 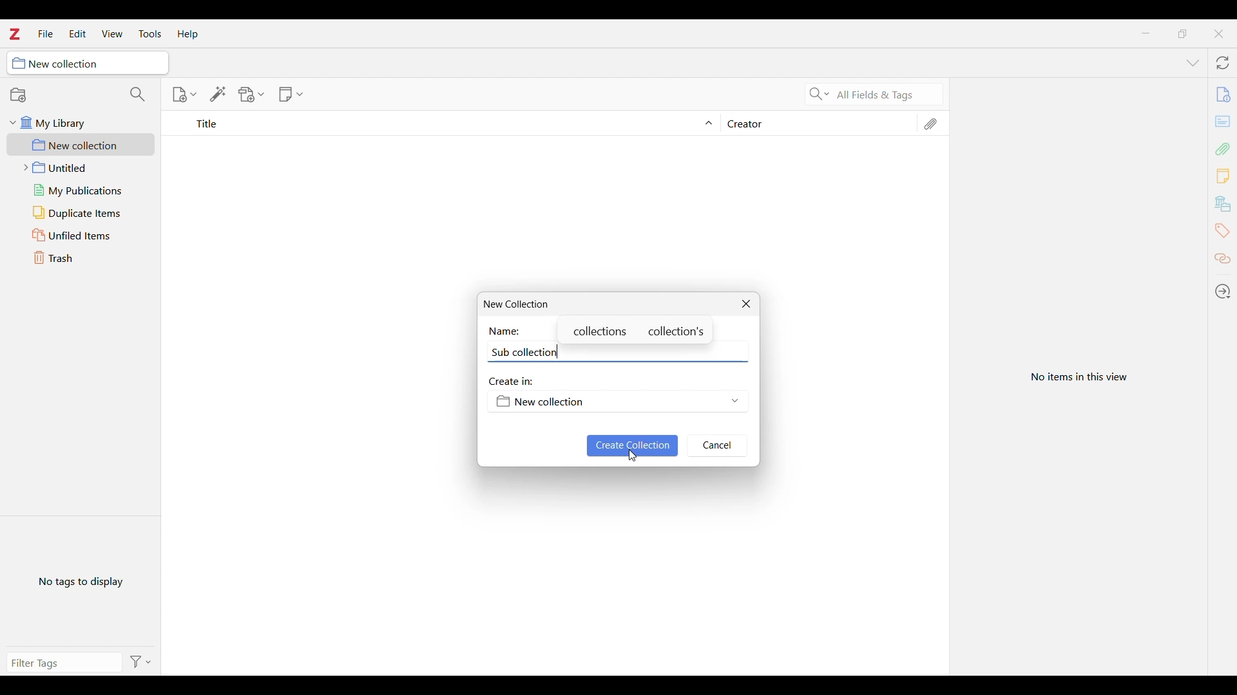 What do you see at coordinates (1223, 149) in the screenshot?
I see `Add attachment ` at bounding box center [1223, 149].